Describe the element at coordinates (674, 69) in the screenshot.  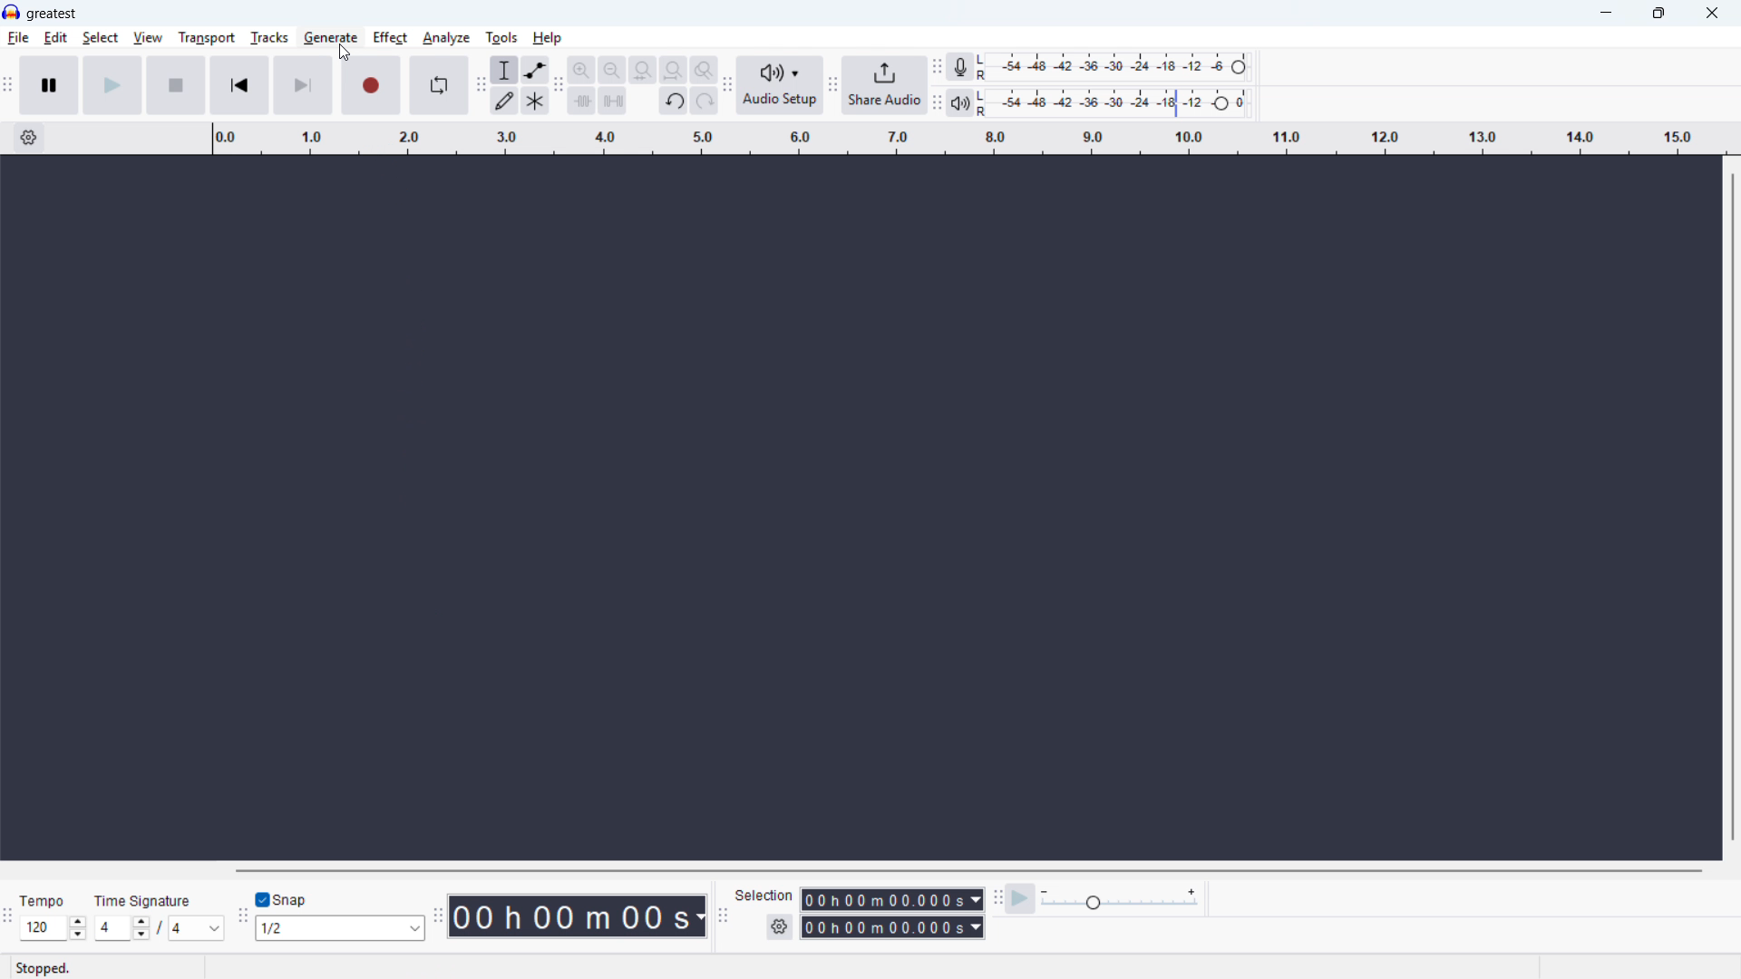
I see `fit project to width` at that location.